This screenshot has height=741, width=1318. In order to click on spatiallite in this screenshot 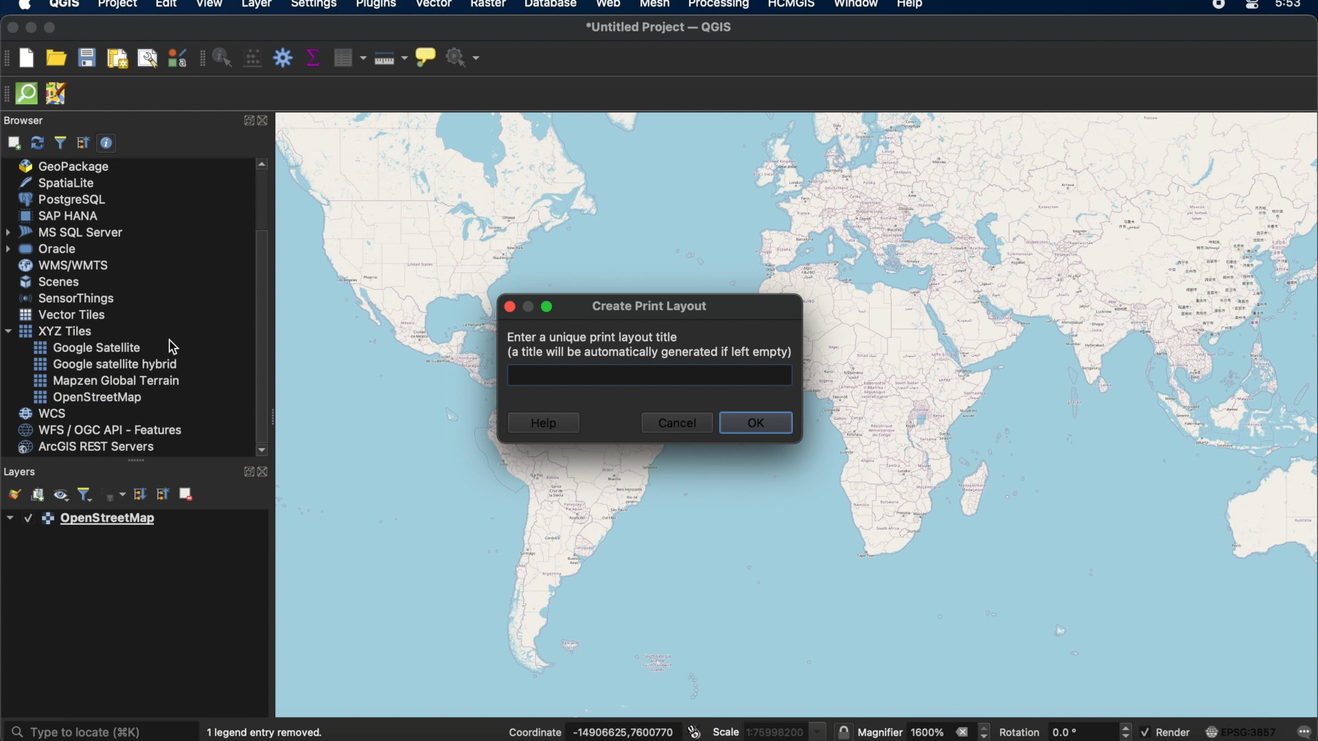, I will do `click(61, 183)`.